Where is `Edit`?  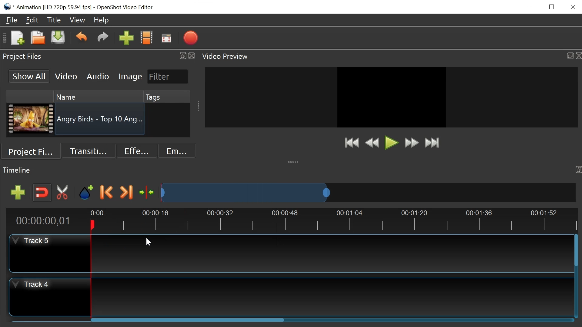
Edit is located at coordinates (32, 20).